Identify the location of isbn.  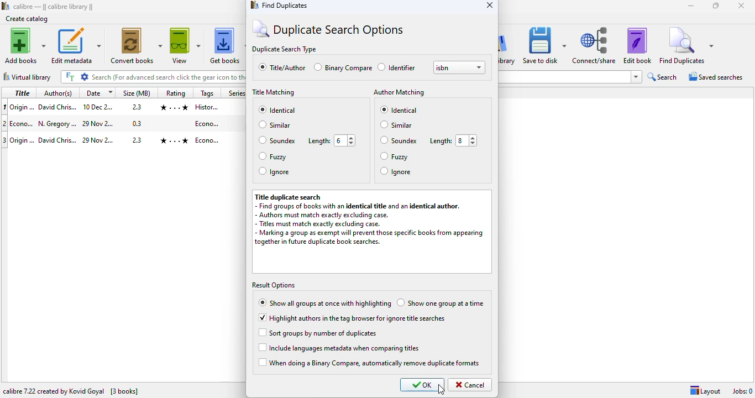
(459, 67).